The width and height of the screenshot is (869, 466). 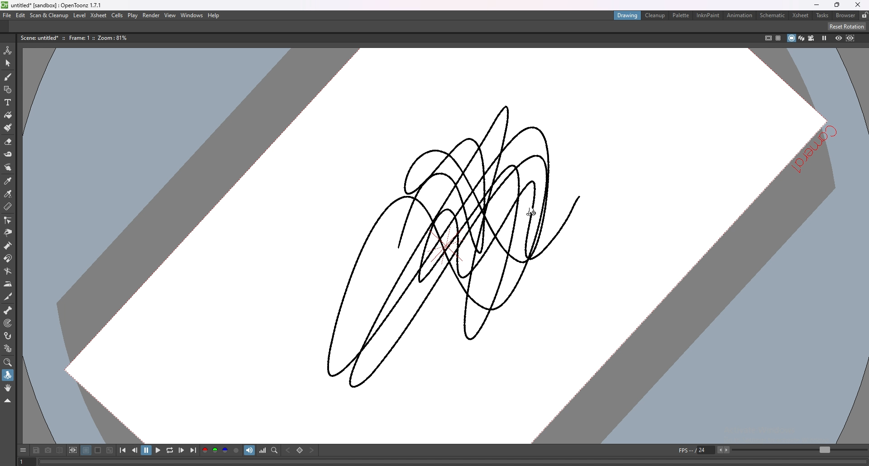 What do you see at coordinates (181, 451) in the screenshot?
I see `next frame` at bounding box center [181, 451].